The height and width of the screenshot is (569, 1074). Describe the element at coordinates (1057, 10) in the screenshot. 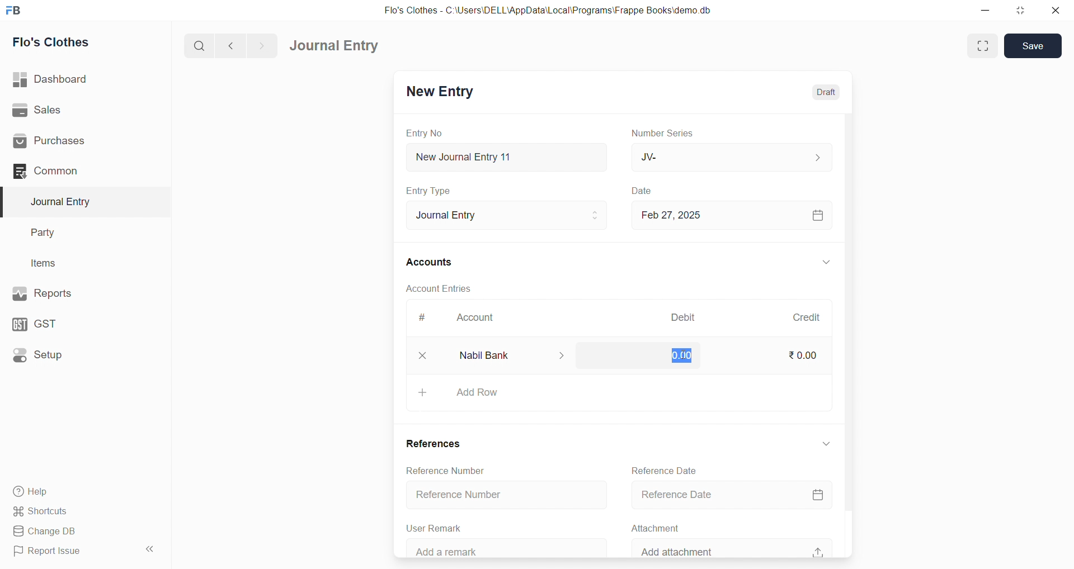

I see `close` at that location.